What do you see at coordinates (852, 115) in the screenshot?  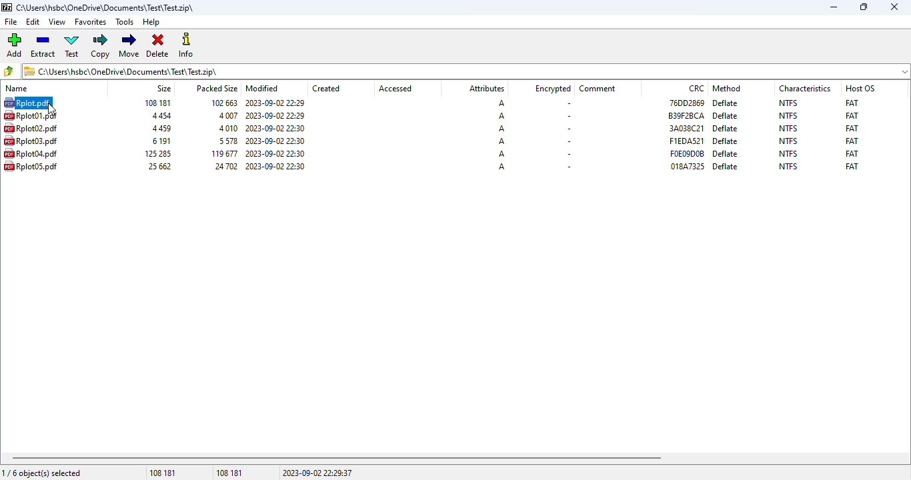 I see `FAT` at bounding box center [852, 115].